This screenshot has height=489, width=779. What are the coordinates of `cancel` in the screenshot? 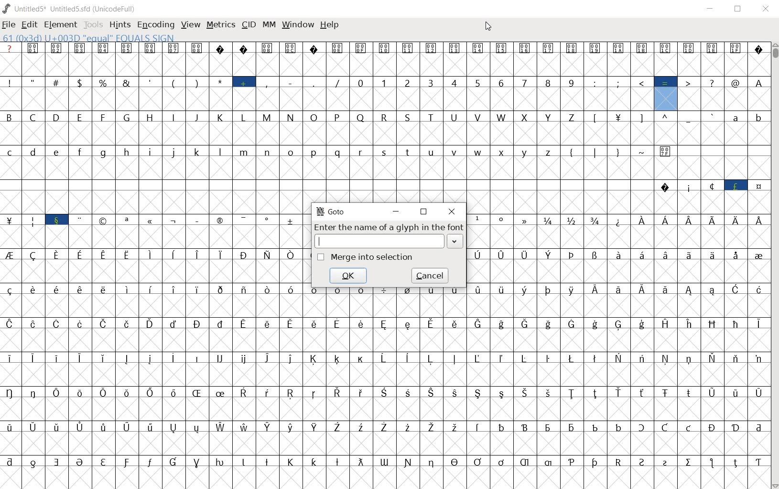 It's located at (429, 277).